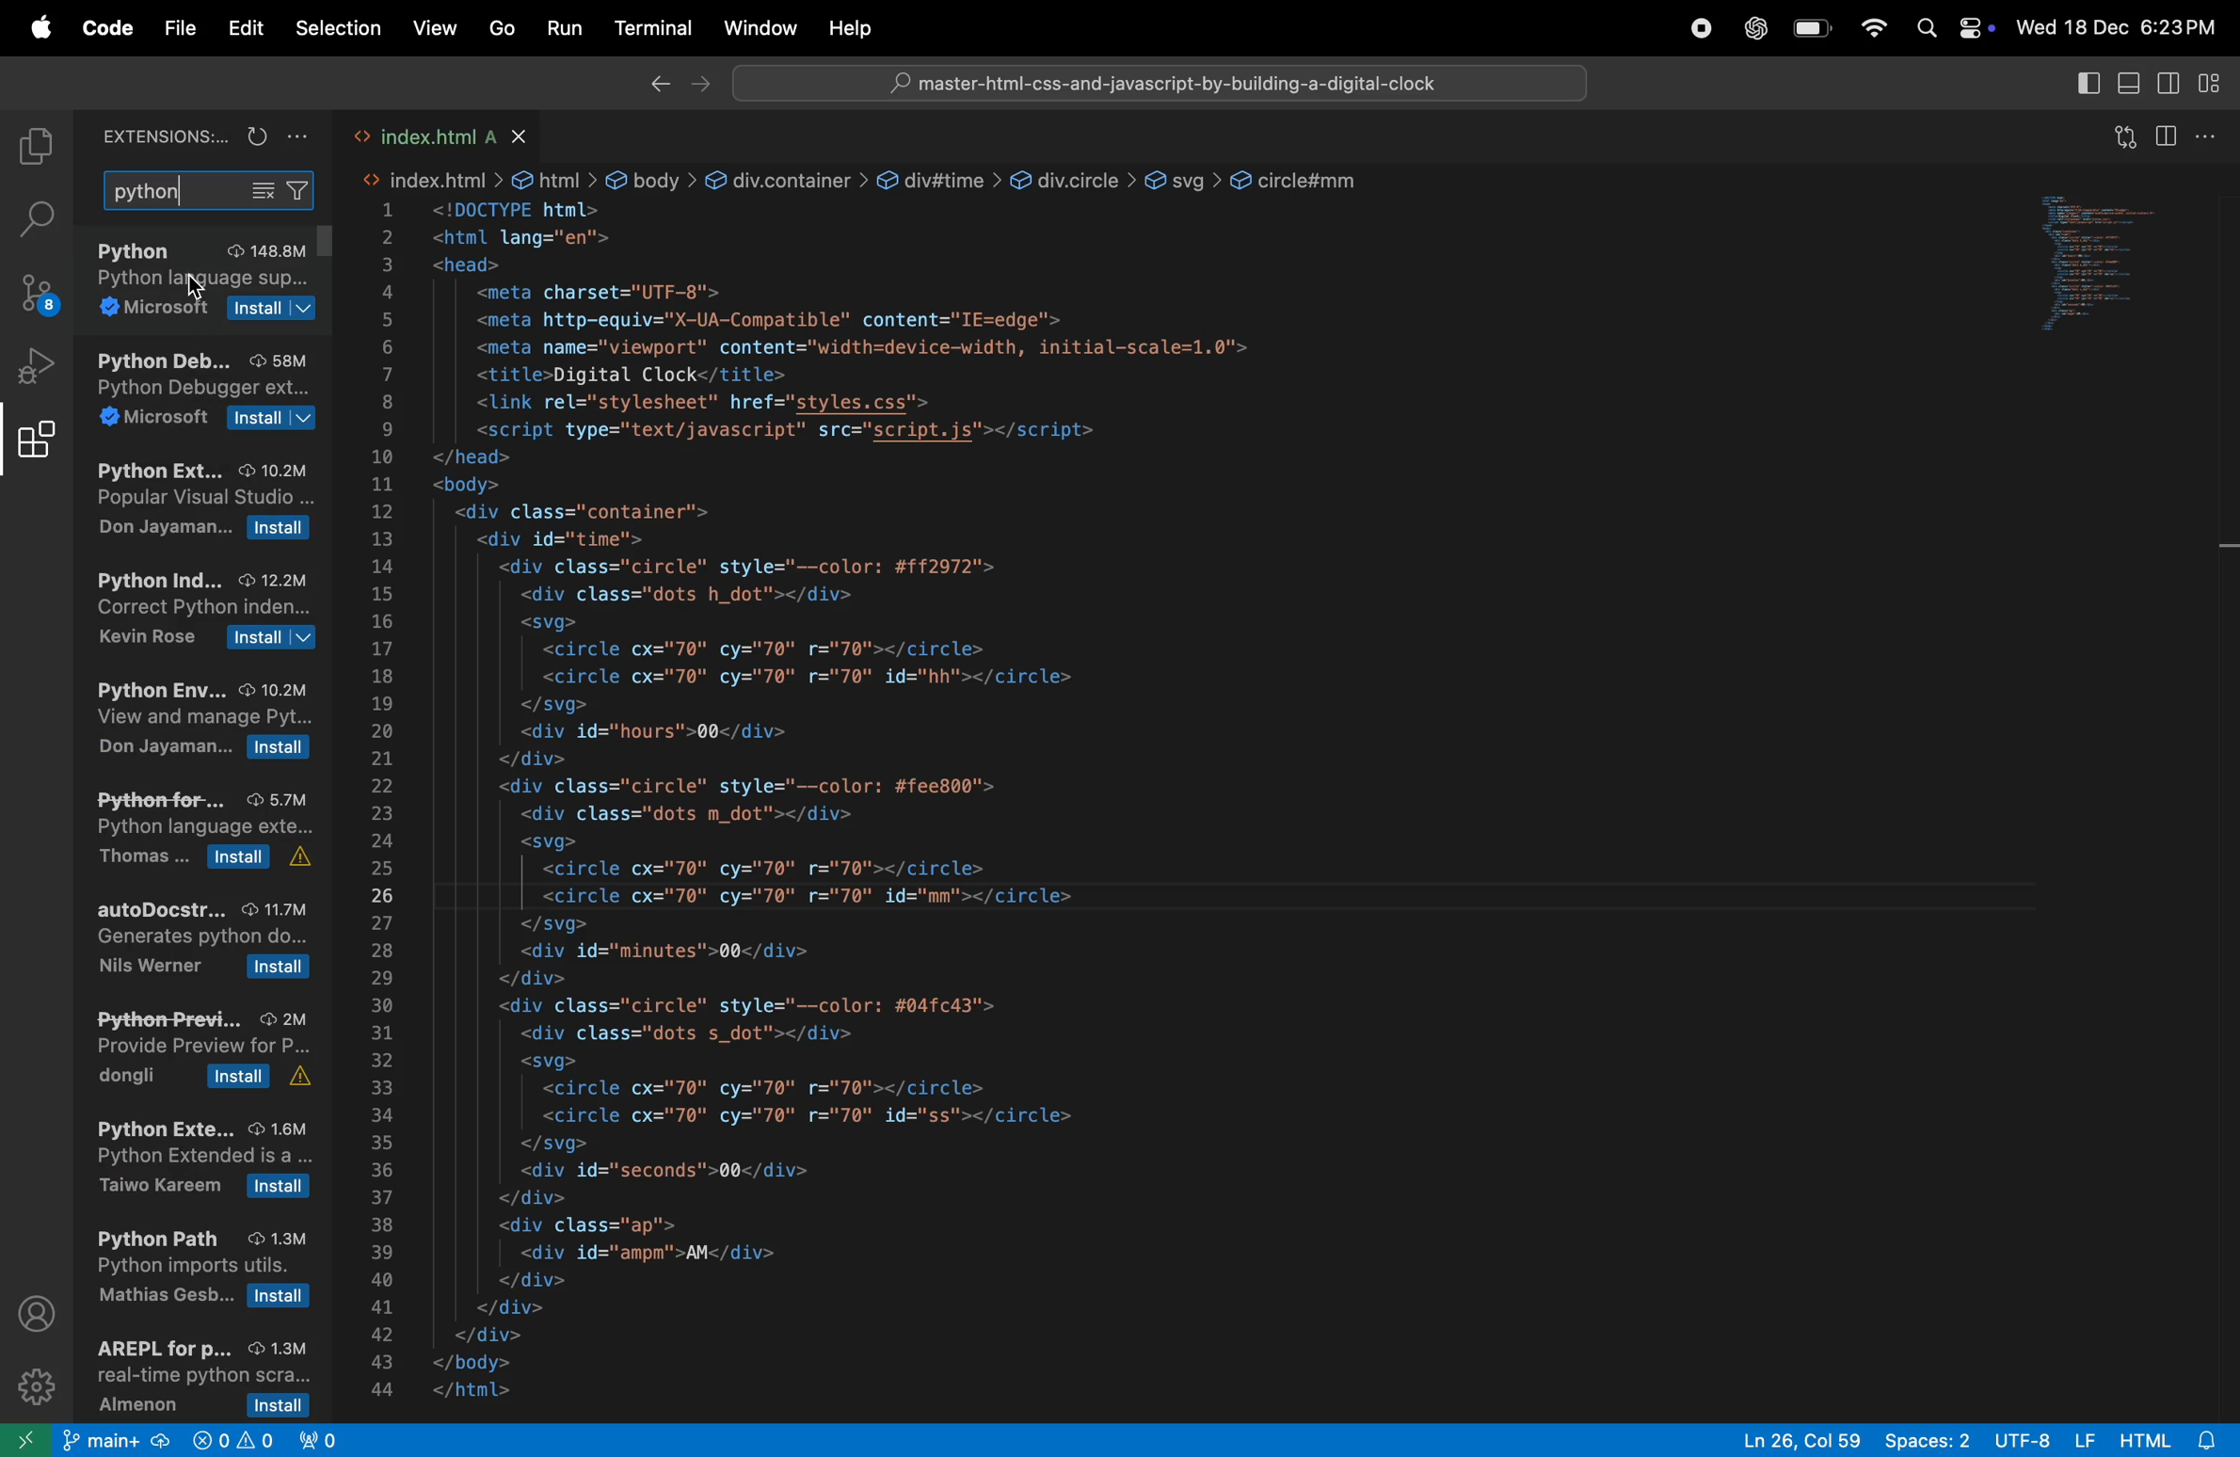 This screenshot has height=1457, width=2240. What do you see at coordinates (2131, 85) in the screenshot?
I see `toggle panel` at bounding box center [2131, 85].